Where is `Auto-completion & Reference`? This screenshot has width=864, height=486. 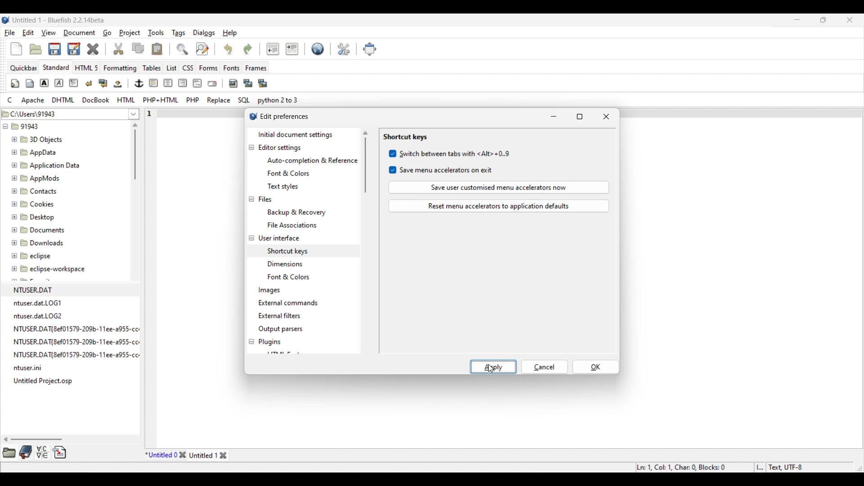 Auto-completion & Reference is located at coordinates (312, 161).